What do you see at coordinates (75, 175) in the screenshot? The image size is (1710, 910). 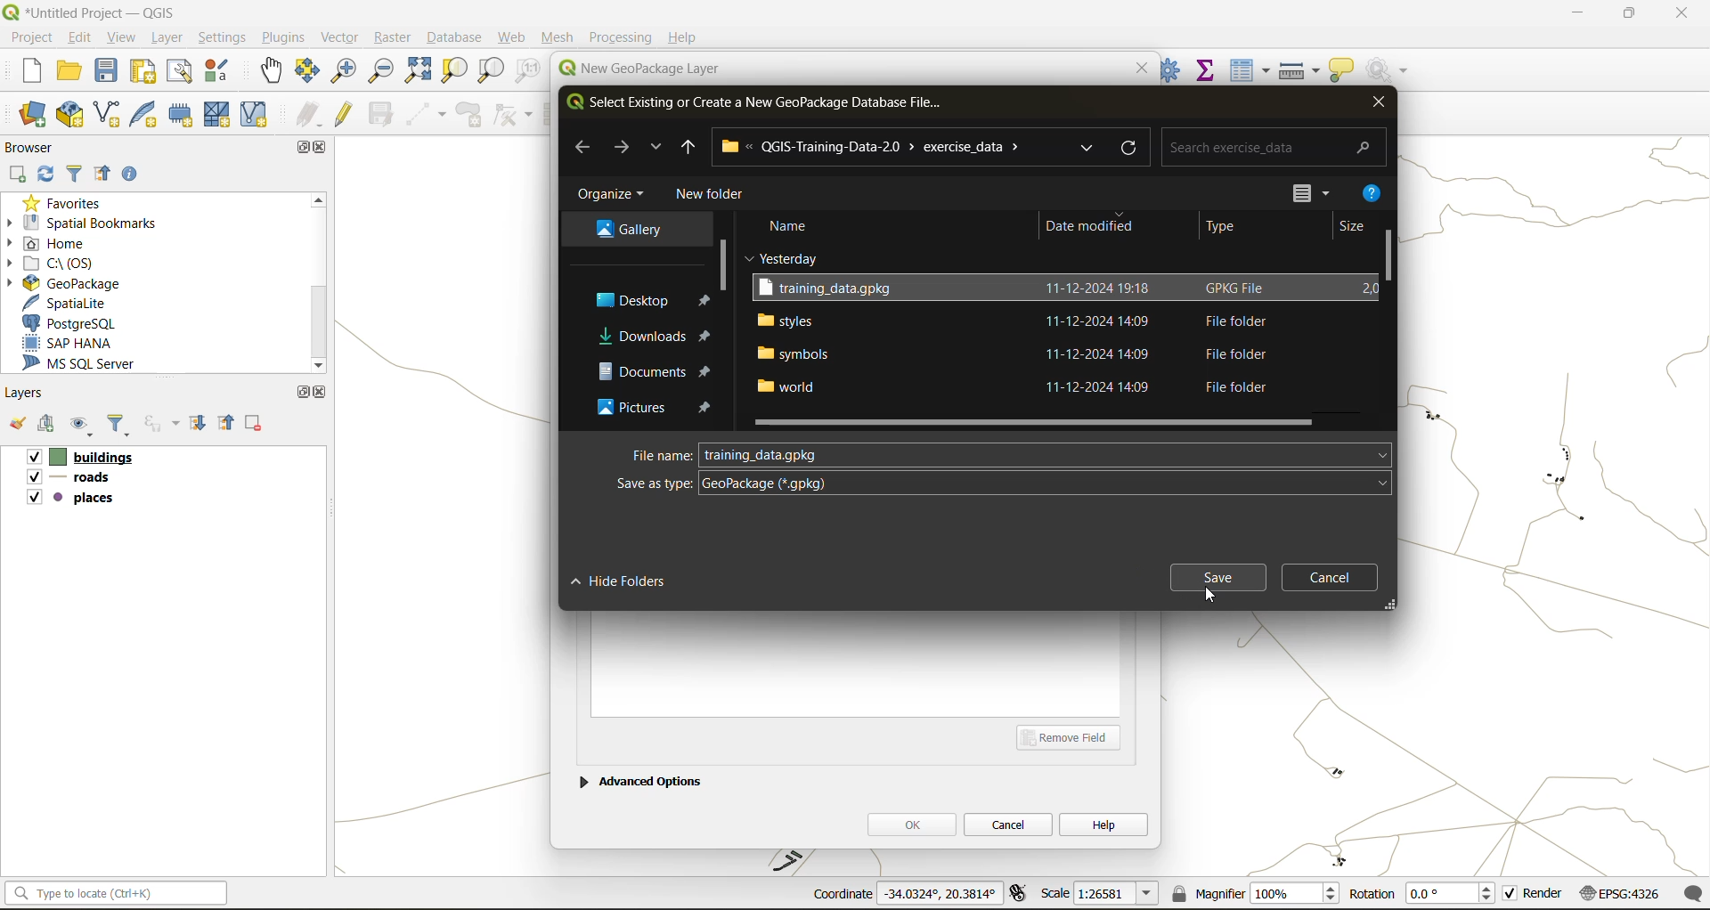 I see `filter` at bounding box center [75, 175].